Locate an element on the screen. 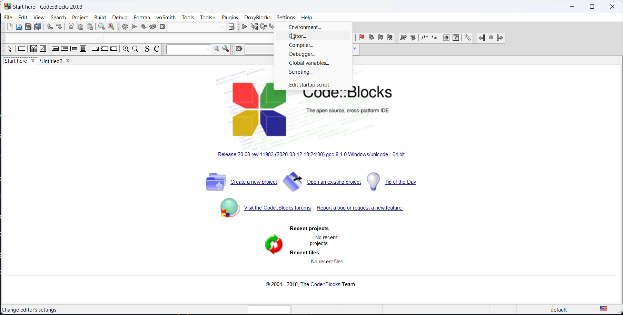 The image size is (623, 315). selection is located at coordinates (43, 49).